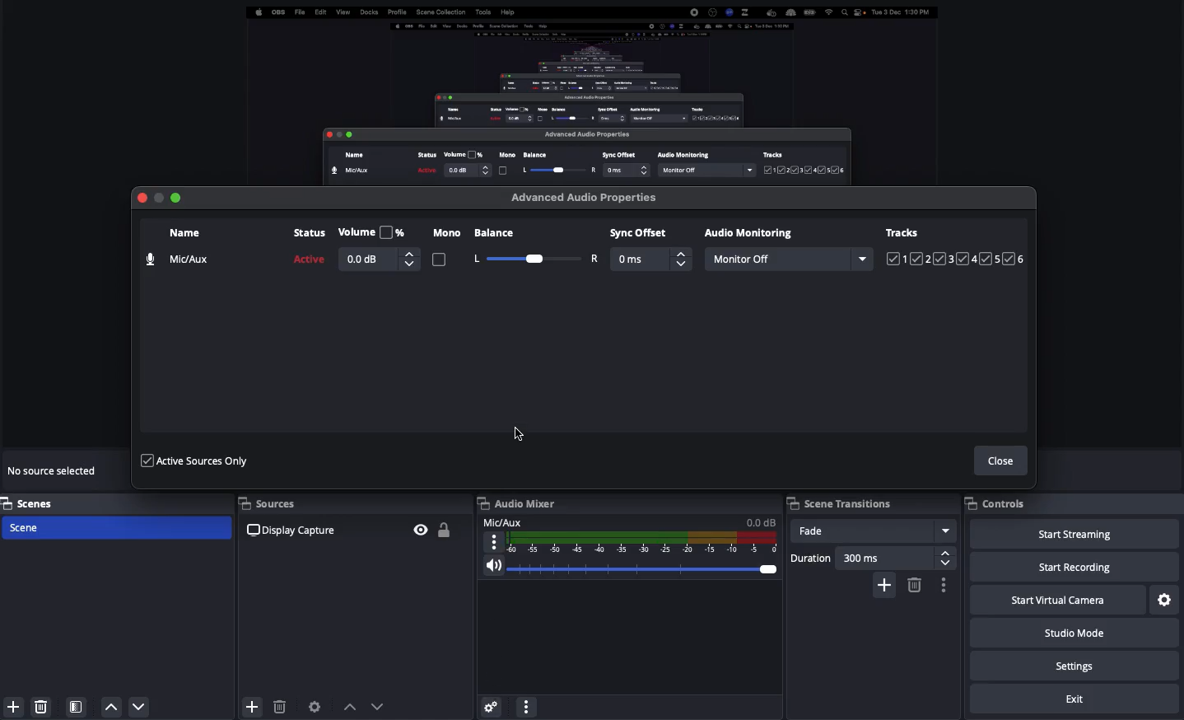 Image resolution: width=1184 pixels, height=720 pixels. What do you see at coordinates (528, 708) in the screenshot?
I see `options` at bounding box center [528, 708].